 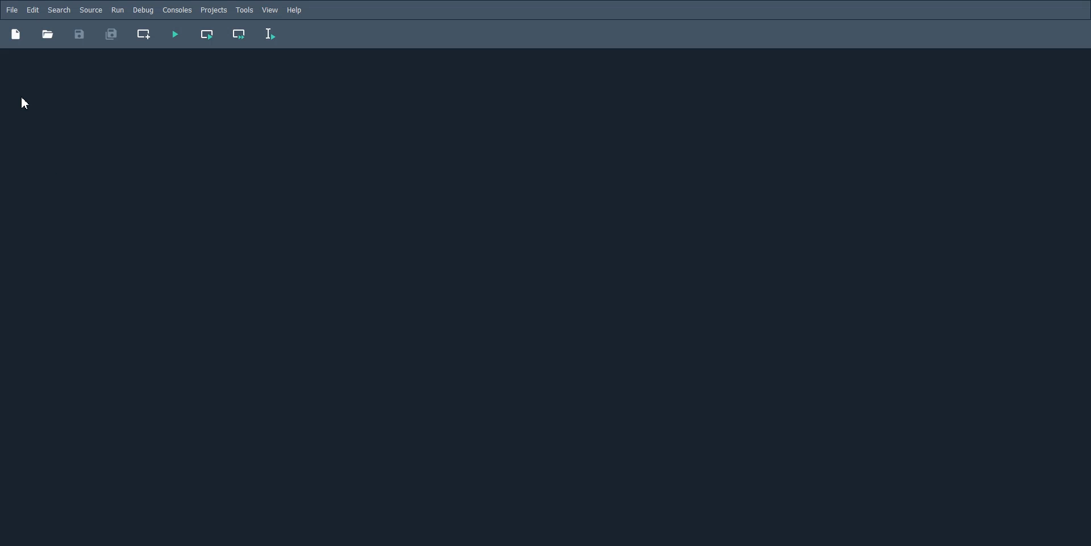 What do you see at coordinates (270, 10) in the screenshot?
I see `view` at bounding box center [270, 10].